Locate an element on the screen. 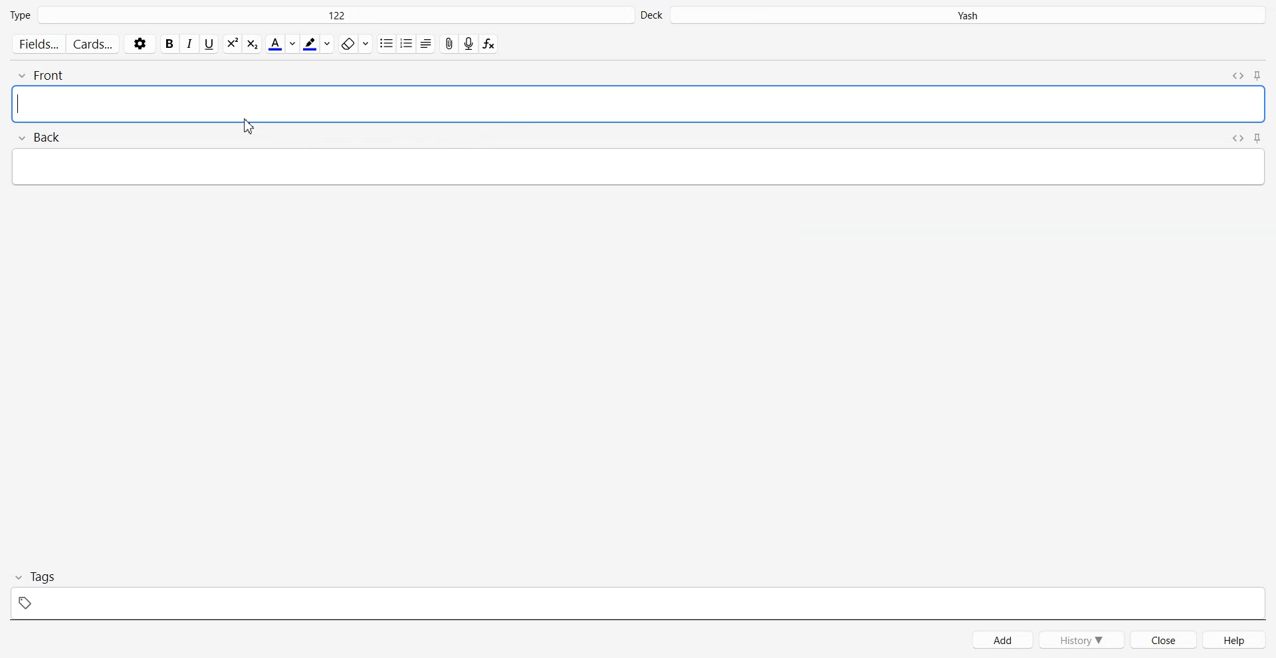 Image resolution: width=1276 pixels, height=658 pixels. Back is located at coordinates (639, 160).